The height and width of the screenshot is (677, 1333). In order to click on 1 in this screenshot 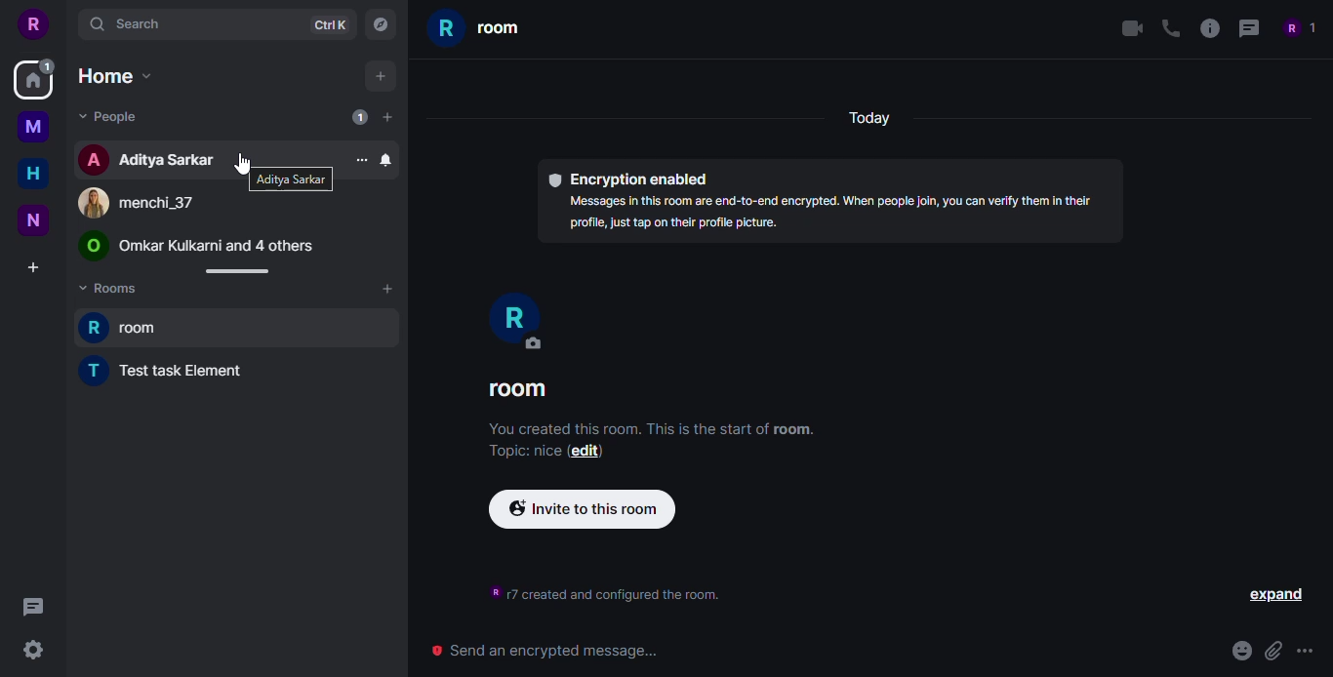, I will do `click(360, 117)`.